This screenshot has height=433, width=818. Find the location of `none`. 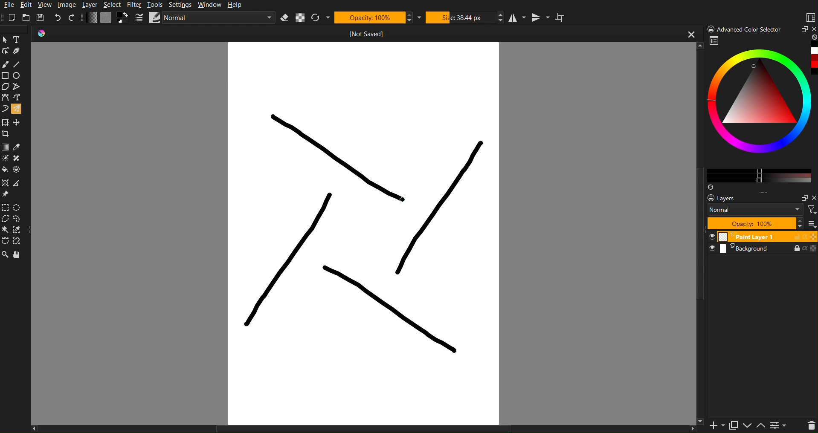

none is located at coordinates (813, 38).